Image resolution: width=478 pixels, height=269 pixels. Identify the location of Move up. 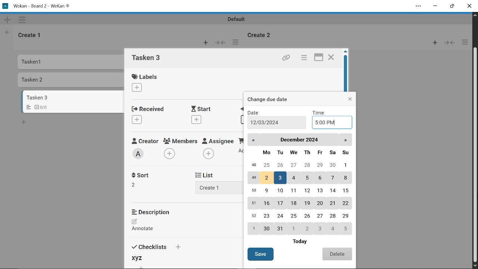
(475, 15).